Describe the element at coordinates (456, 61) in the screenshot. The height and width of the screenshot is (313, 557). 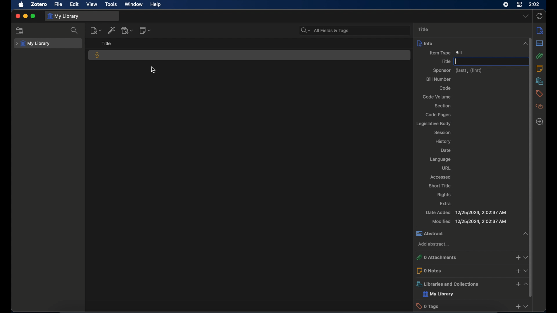
I see `text cursor` at that location.